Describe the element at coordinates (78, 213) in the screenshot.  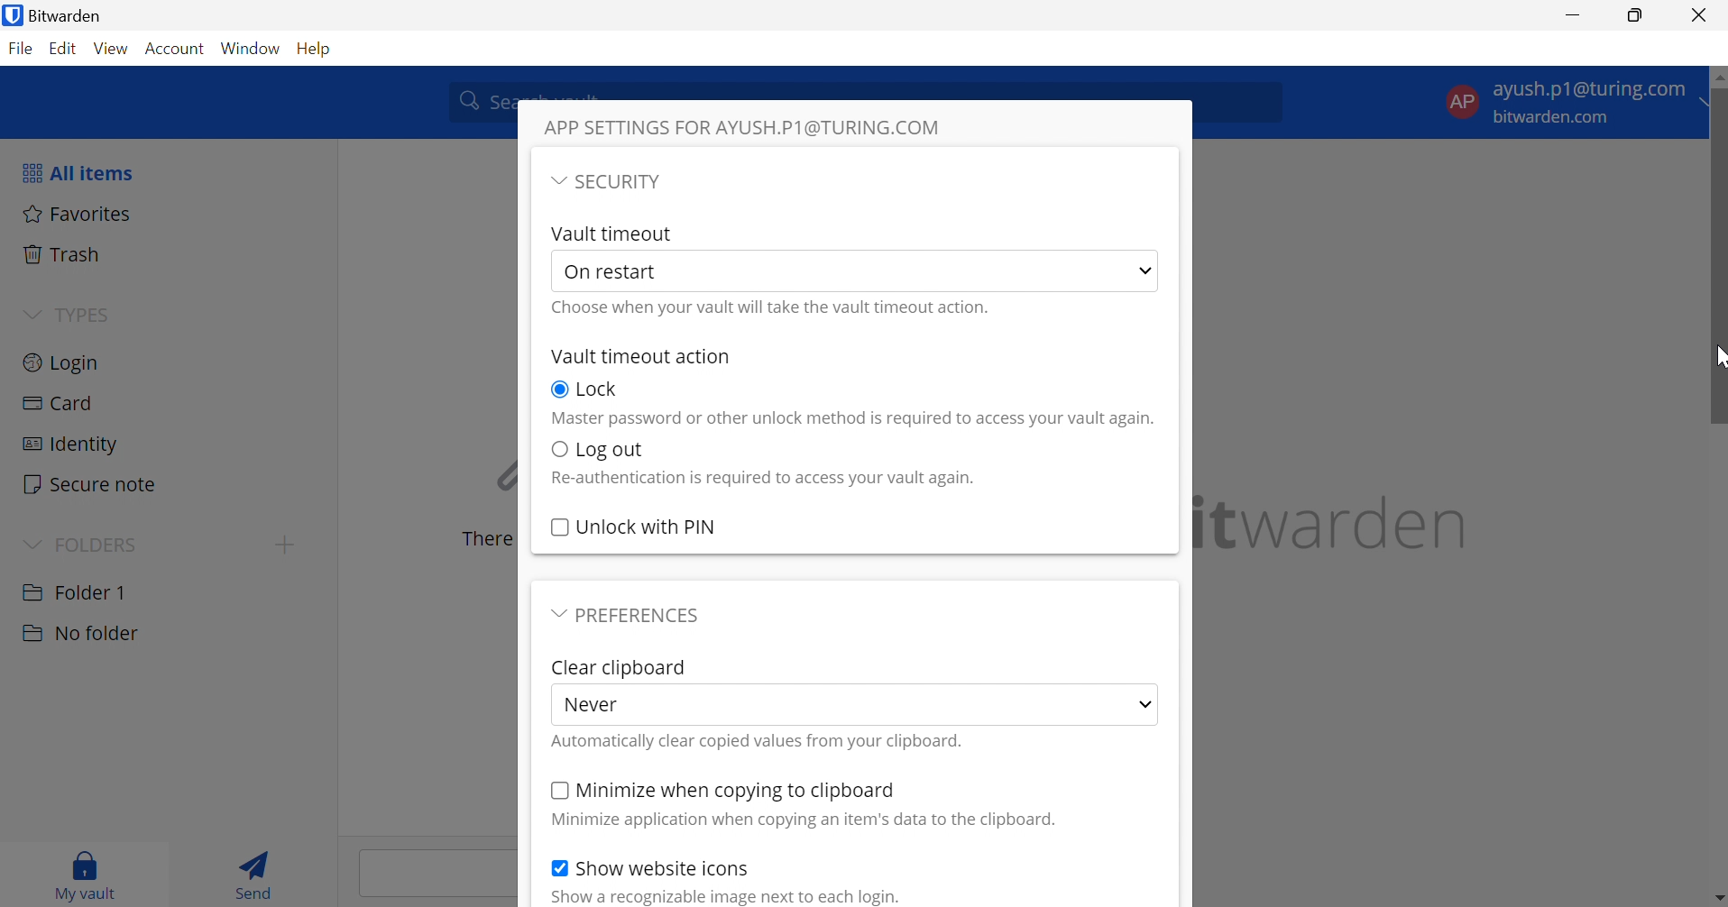
I see `Favorites` at that location.